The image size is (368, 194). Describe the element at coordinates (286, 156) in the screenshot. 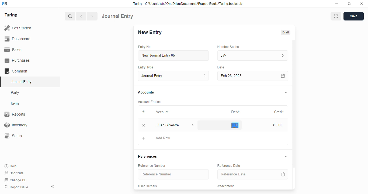

I see `toggle expand/collapse` at that location.